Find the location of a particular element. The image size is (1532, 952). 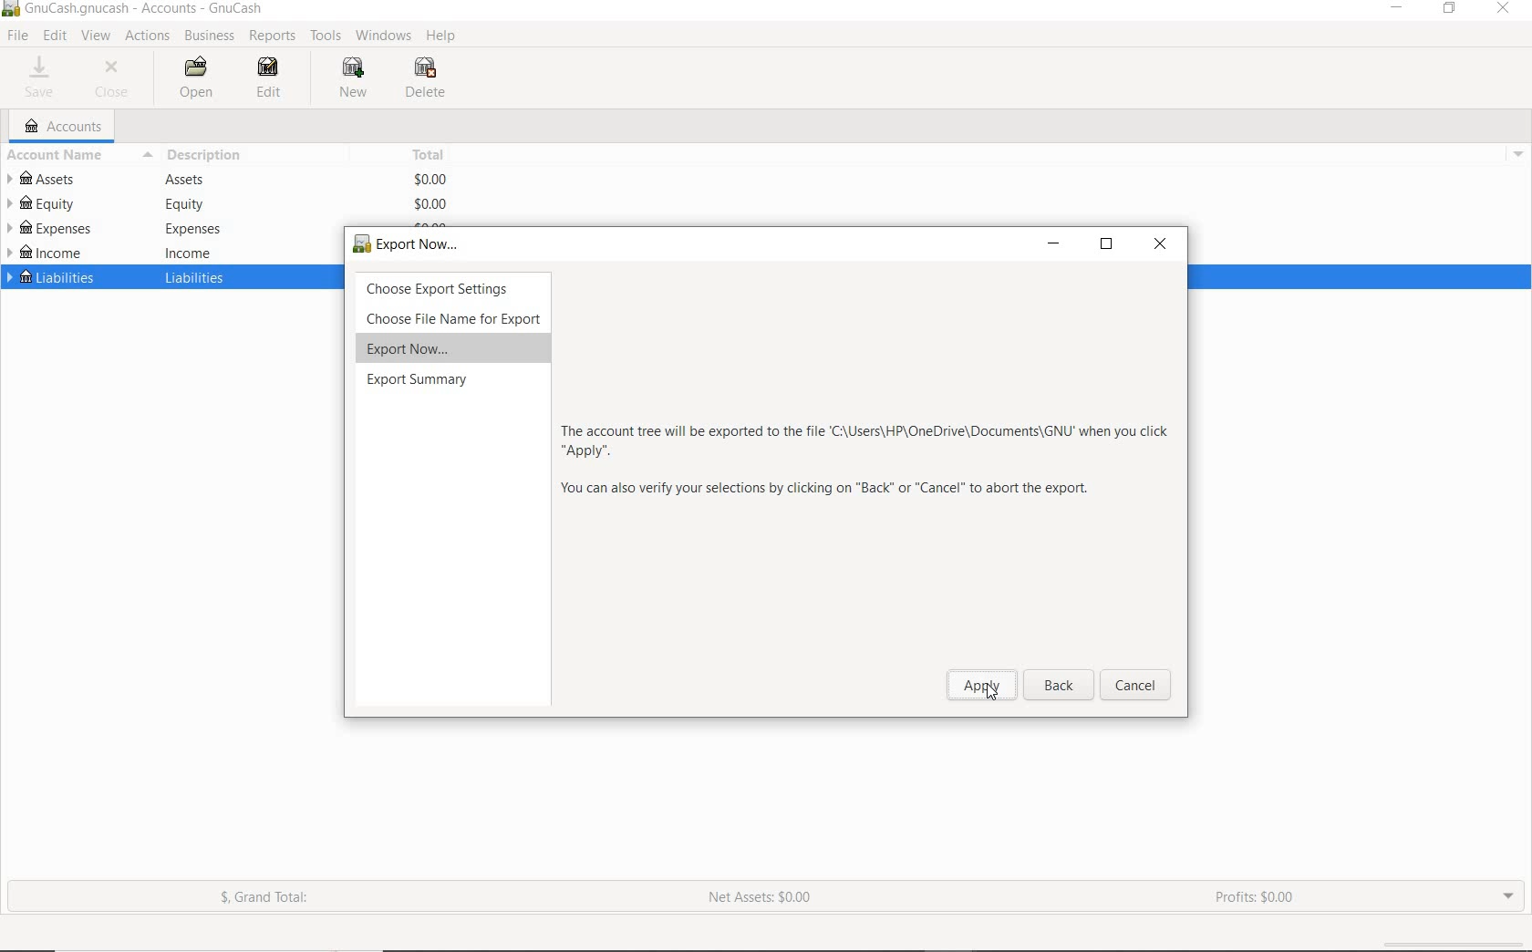

NET ASSETS is located at coordinates (764, 900).